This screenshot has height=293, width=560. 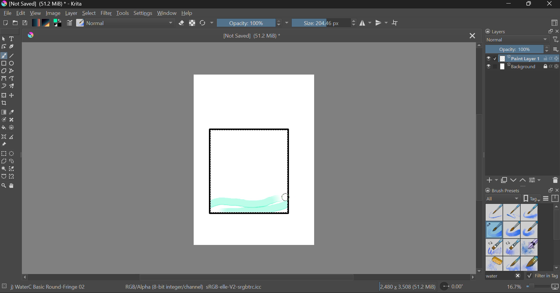 What do you see at coordinates (13, 138) in the screenshot?
I see `Measurements` at bounding box center [13, 138].